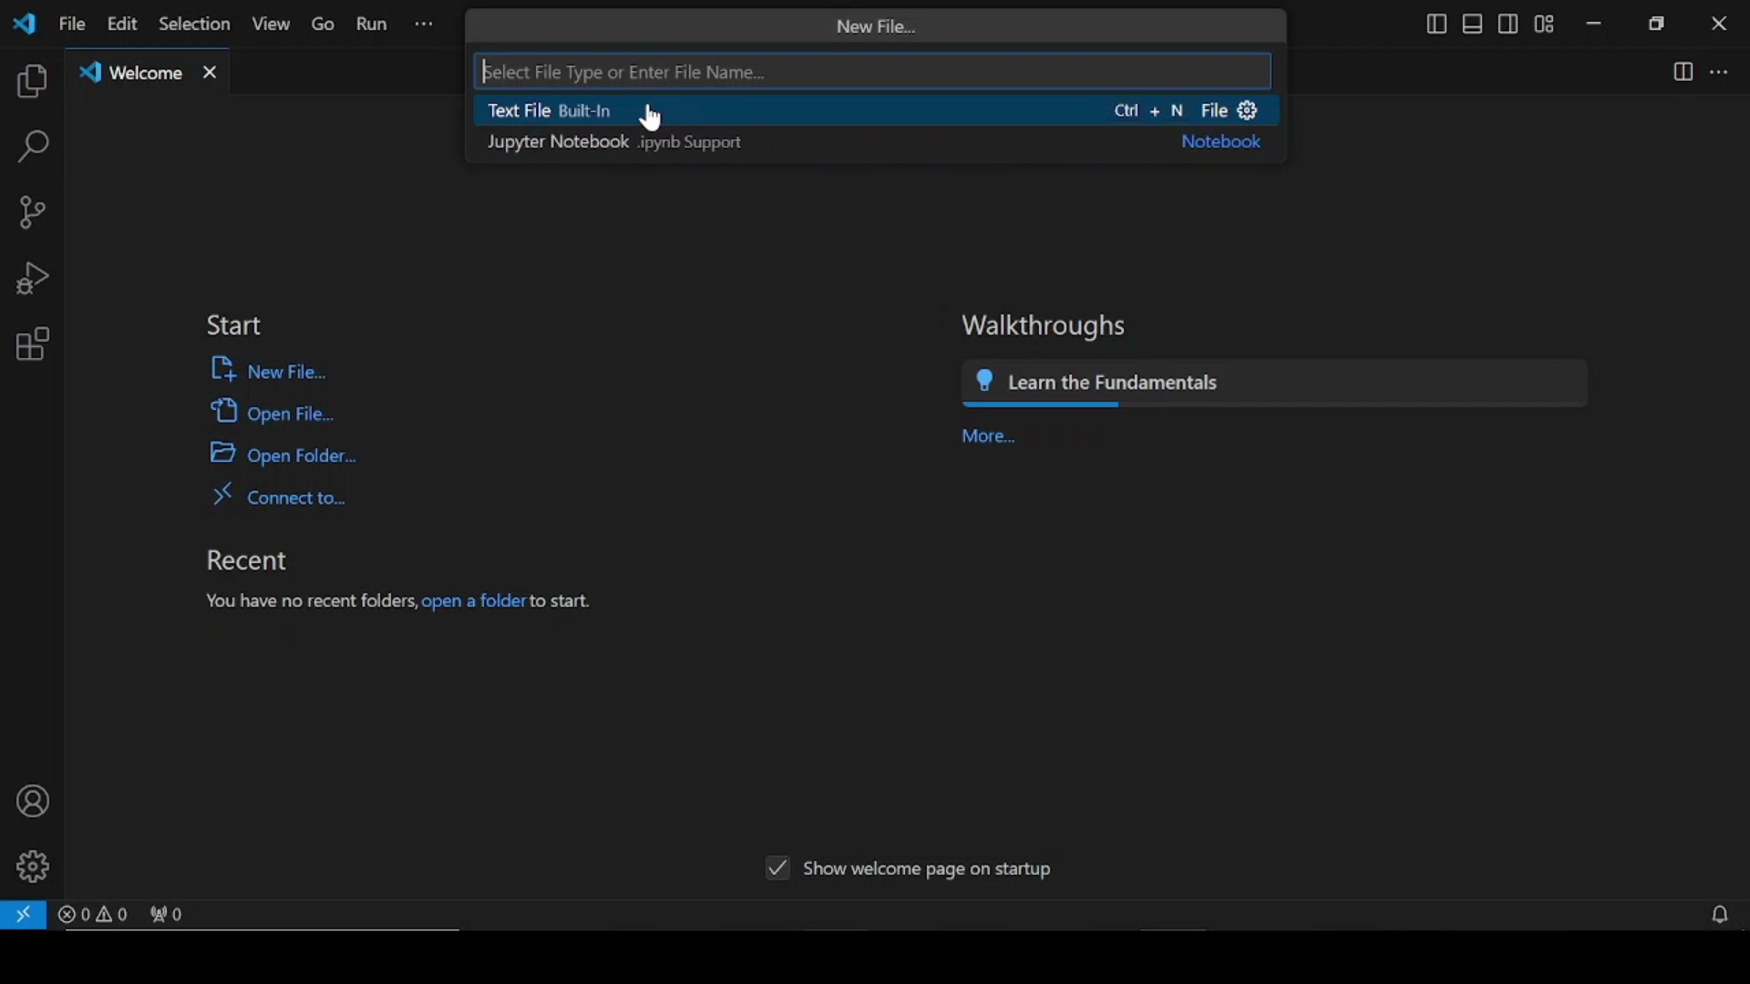  I want to click on previous, so click(510, 25).